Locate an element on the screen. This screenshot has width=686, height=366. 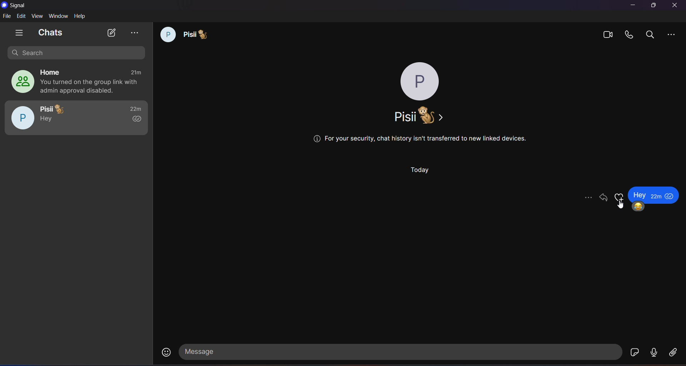
minimize is located at coordinates (634, 5).